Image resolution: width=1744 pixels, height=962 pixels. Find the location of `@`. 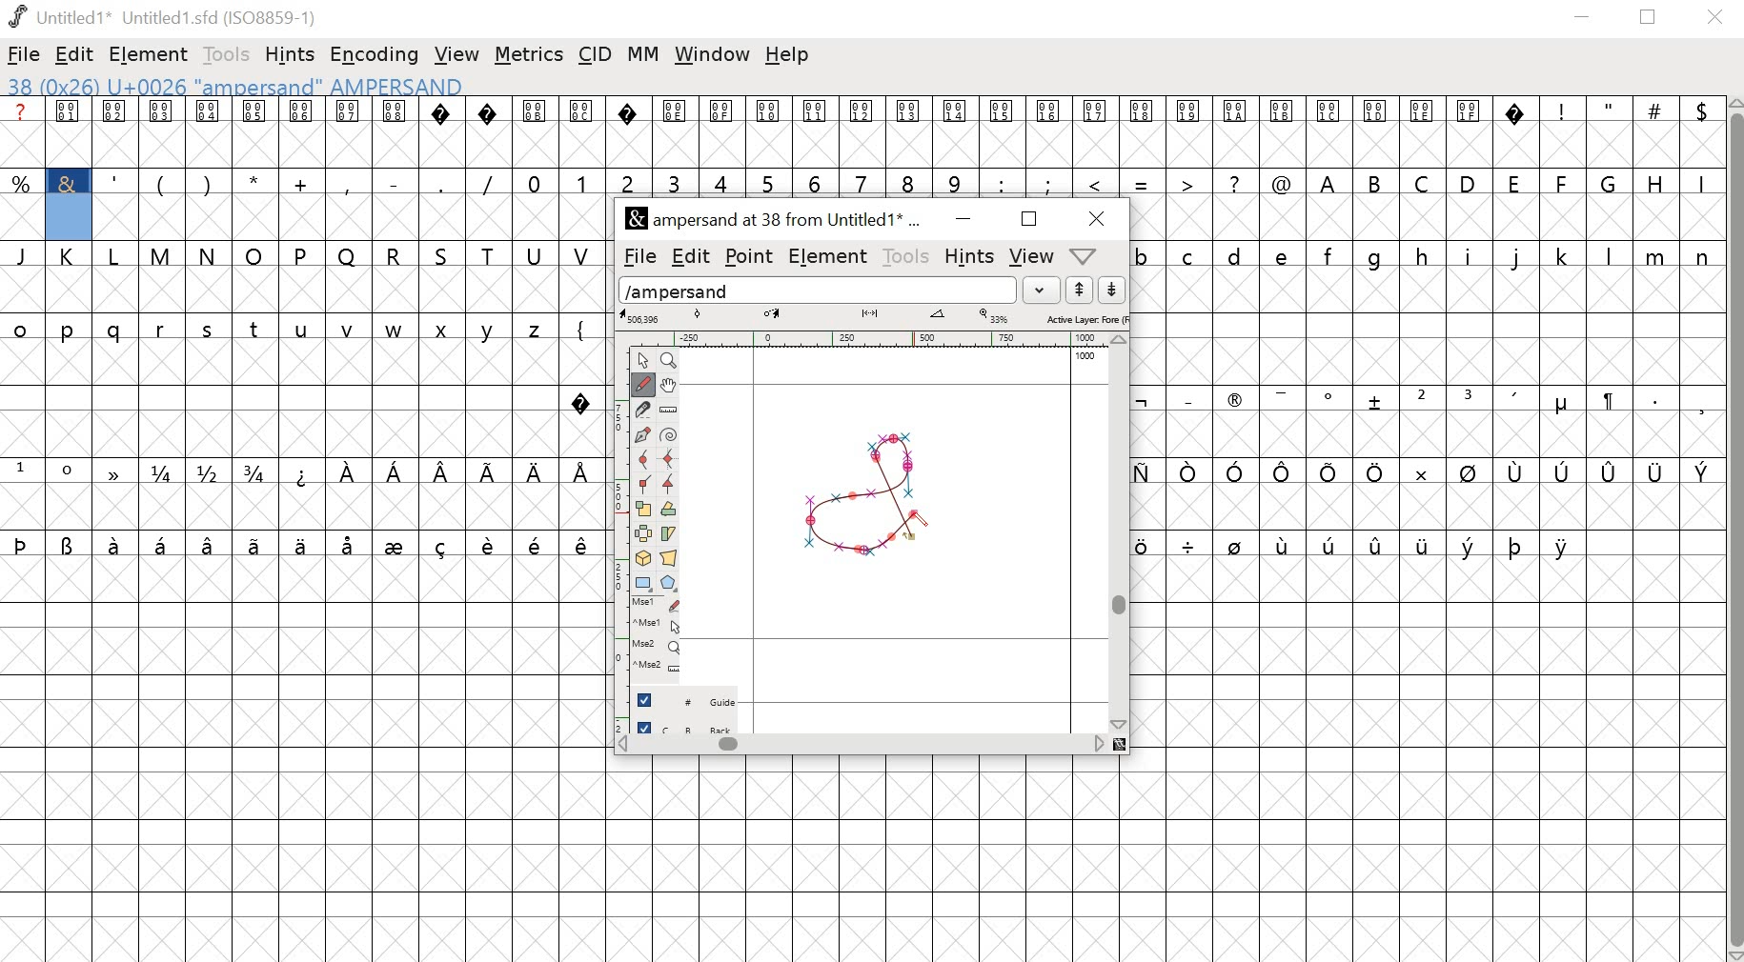

@ is located at coordinates (1282, 181).